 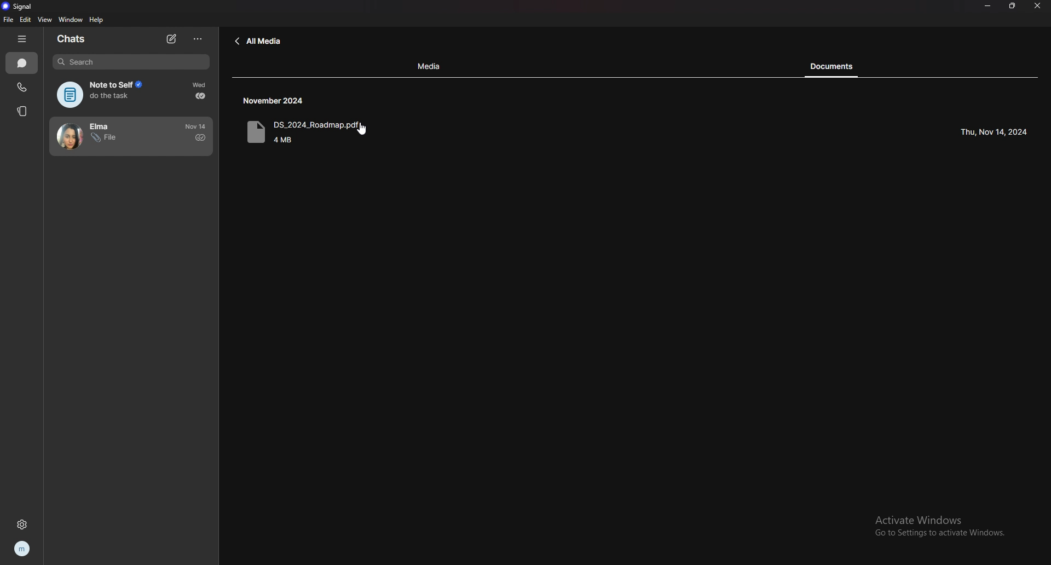 What do you see at coordinates (25, 20) in the screenshot?
I see `edit` at bounding box center [25, 20].